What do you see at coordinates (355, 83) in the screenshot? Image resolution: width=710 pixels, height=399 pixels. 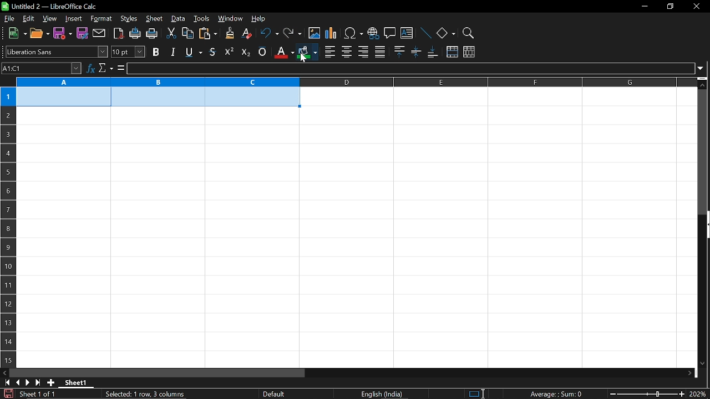 I see `columns` at bounding box center [355, 83].